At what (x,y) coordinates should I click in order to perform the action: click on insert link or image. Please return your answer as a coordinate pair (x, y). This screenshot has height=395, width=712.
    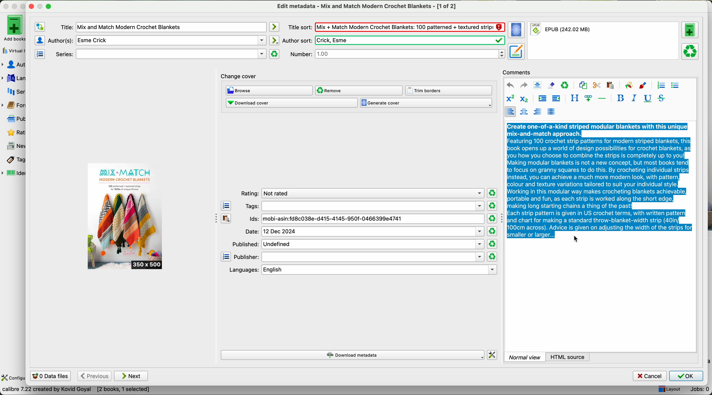
    Looking at the image, I should click on (588, 98).